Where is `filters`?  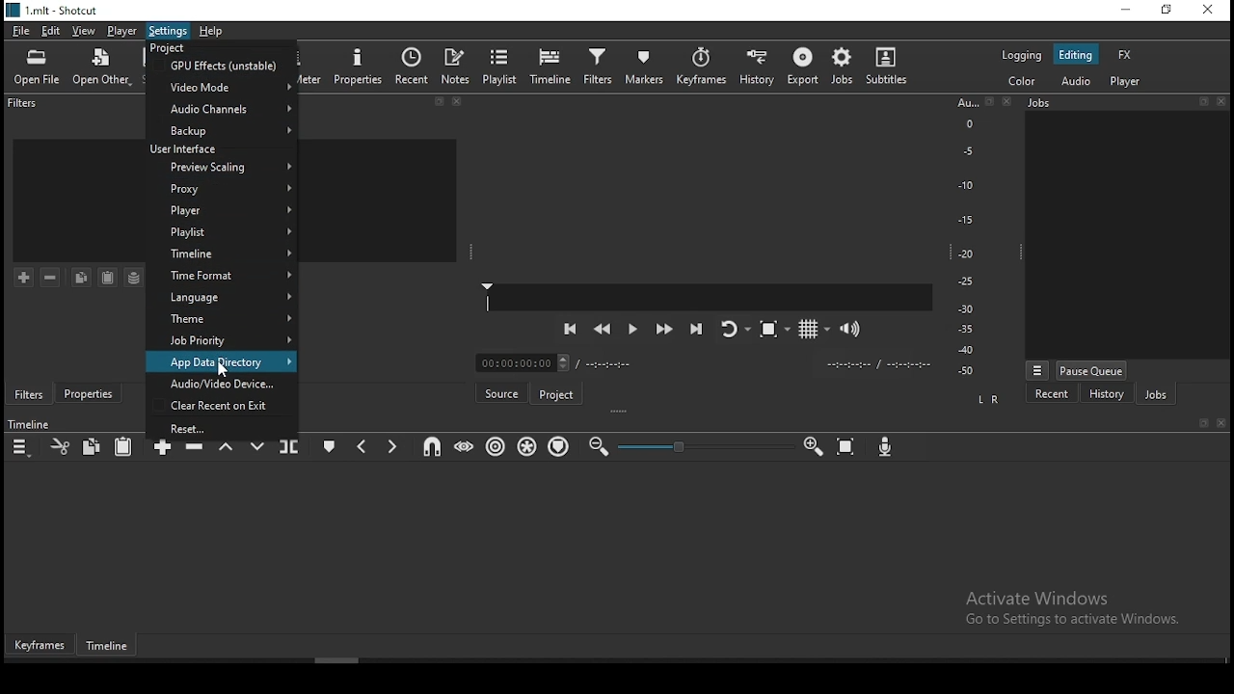
filters is located at coordinates (28, 393).